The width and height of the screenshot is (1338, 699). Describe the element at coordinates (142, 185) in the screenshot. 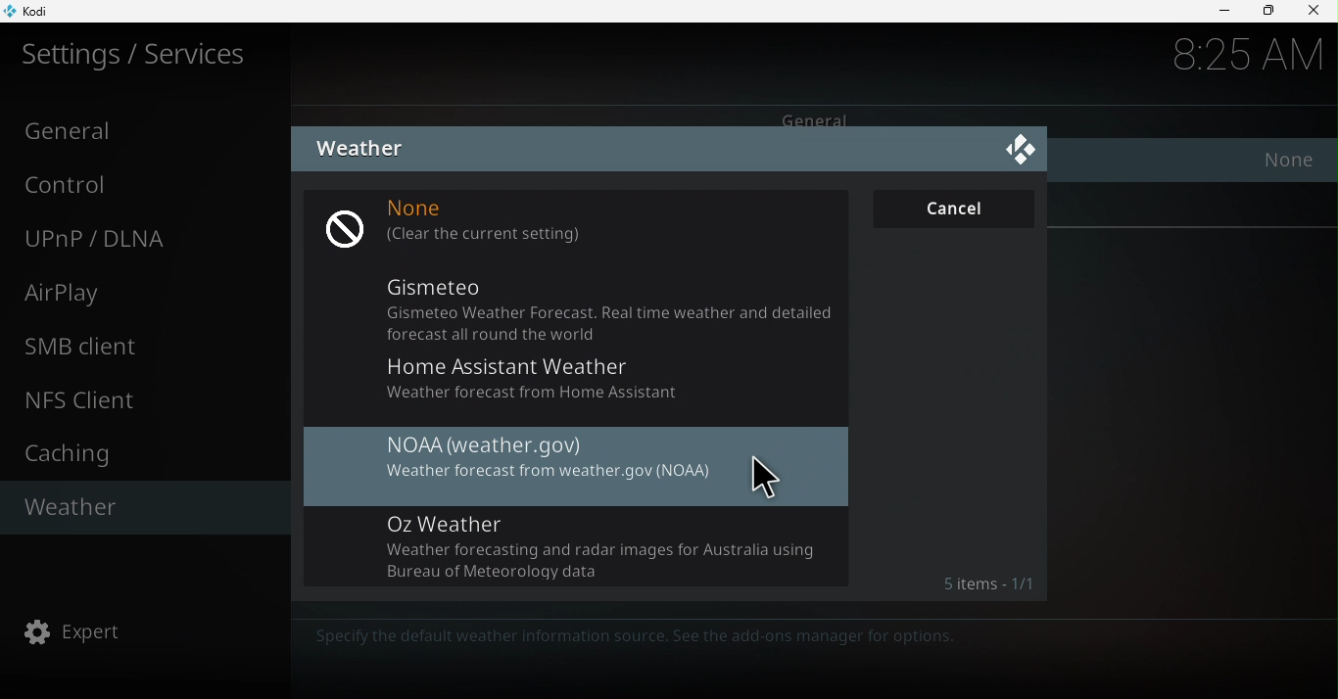

I see `Control` at that location.